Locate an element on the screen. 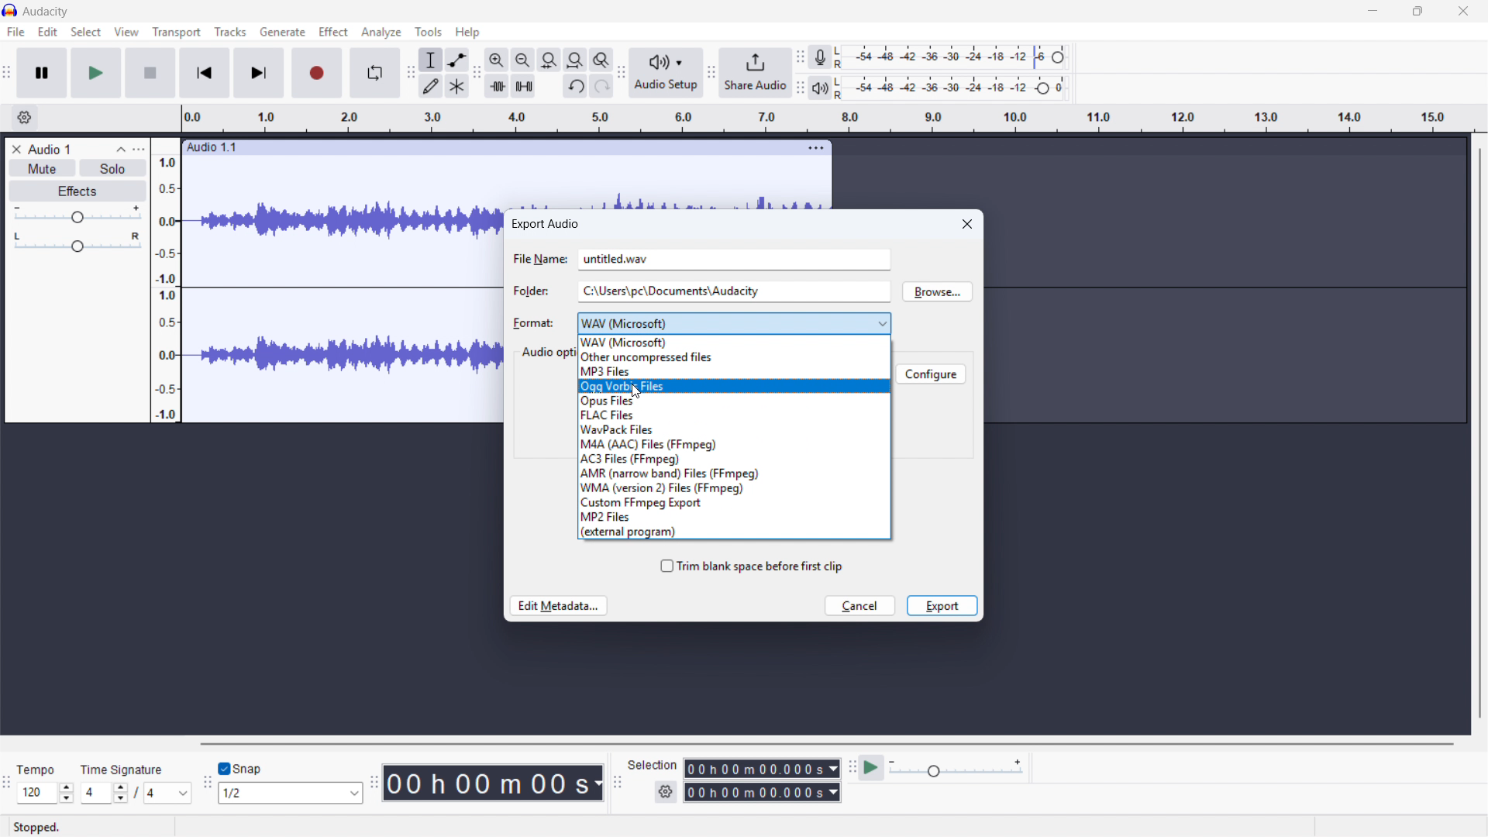 This screenshot has height=837, width=1488. Effects  is located at coordinates (76, 191).